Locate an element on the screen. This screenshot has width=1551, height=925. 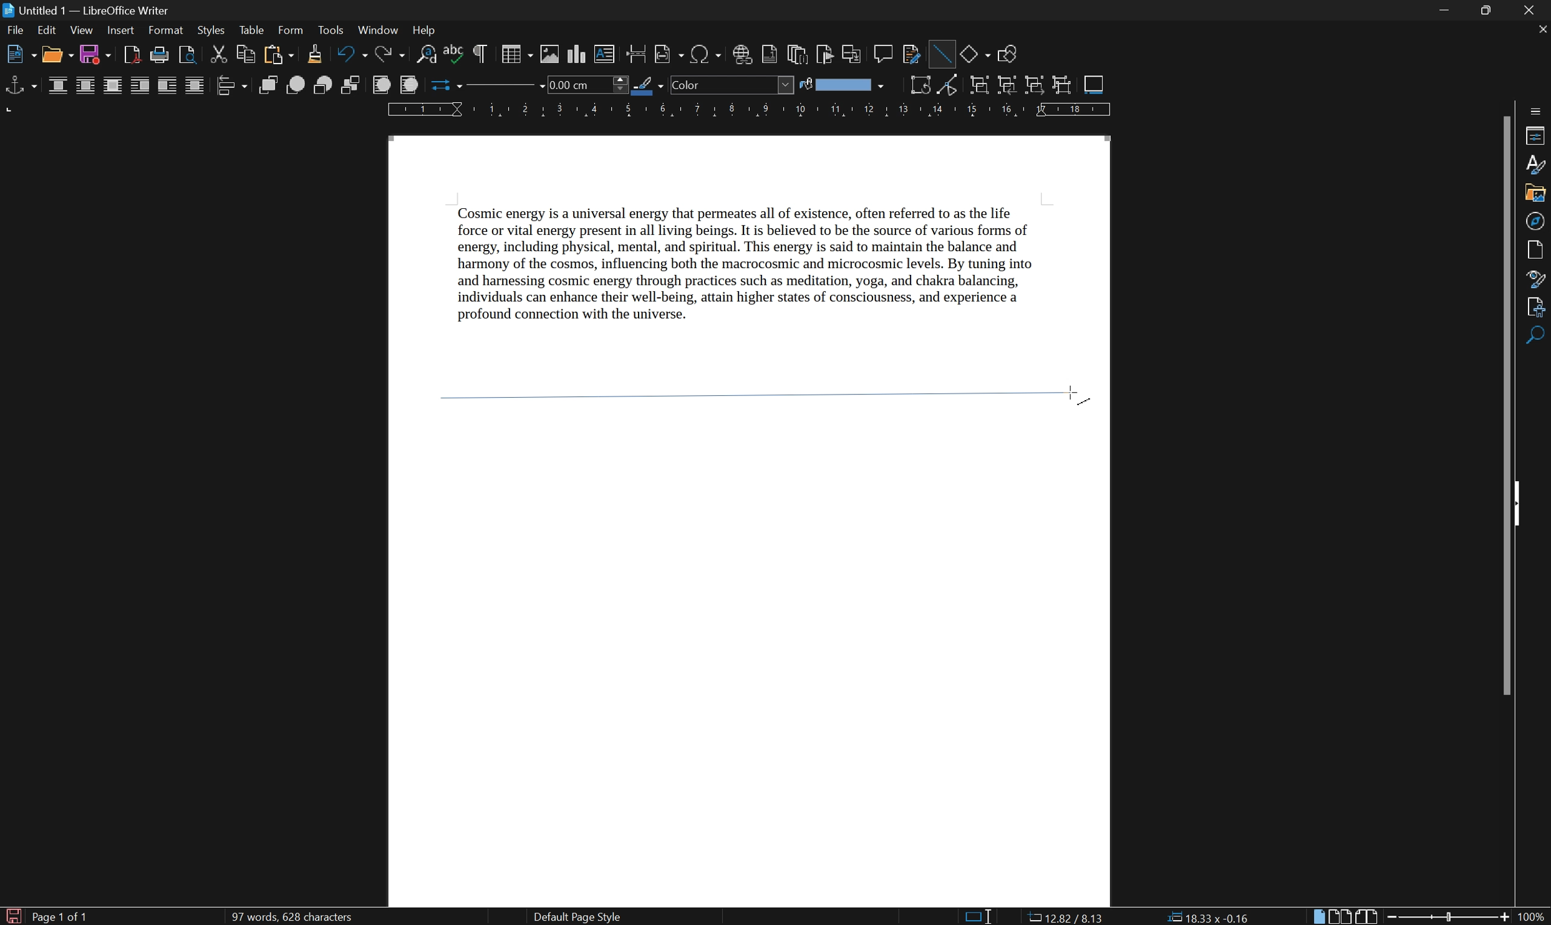
accessibility check is located at coordinates (1537, 337).